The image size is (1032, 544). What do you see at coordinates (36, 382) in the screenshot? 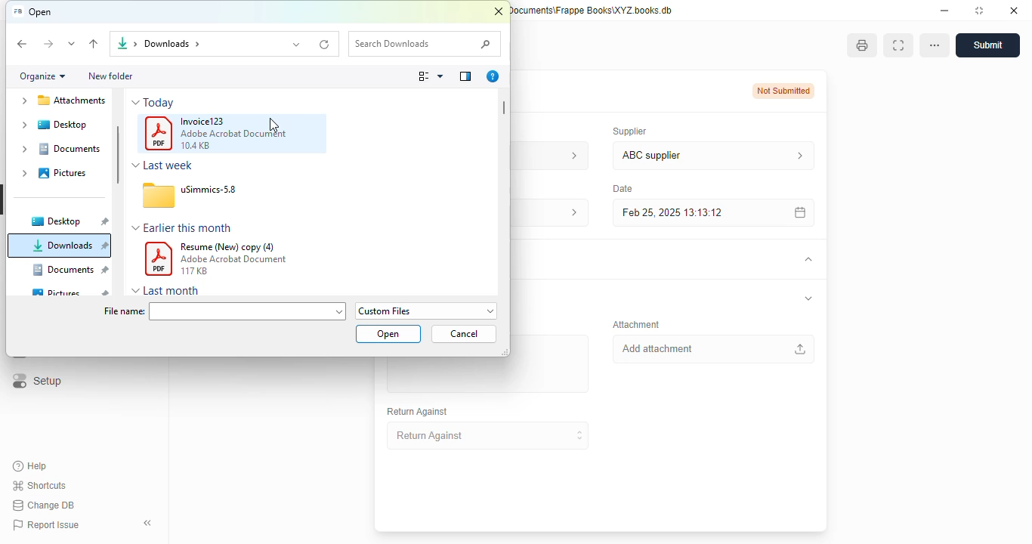
I see `setup` at bounding box center [36, 382].